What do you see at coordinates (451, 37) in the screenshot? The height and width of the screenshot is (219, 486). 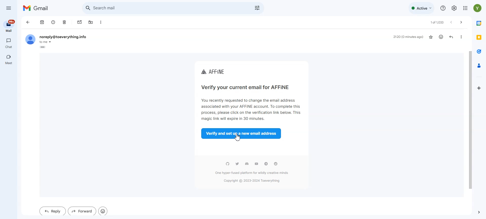 I see `Reply` at bounding box center [451, 37].